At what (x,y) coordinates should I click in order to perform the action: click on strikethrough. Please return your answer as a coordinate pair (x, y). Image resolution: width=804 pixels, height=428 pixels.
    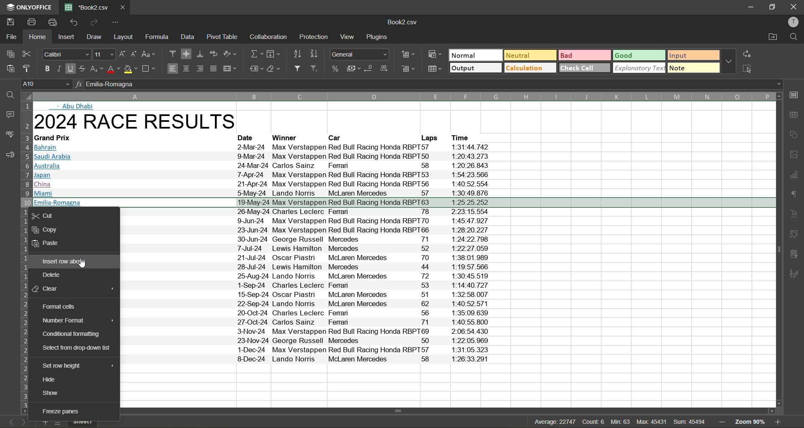
    Looking at the image, I should click on (83, 68).